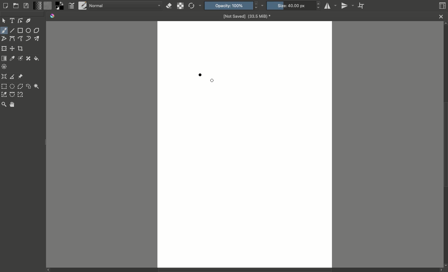  Describe the element at coordinates (38, 39) in the screenshot. I see `Multibrush tool` at that location.